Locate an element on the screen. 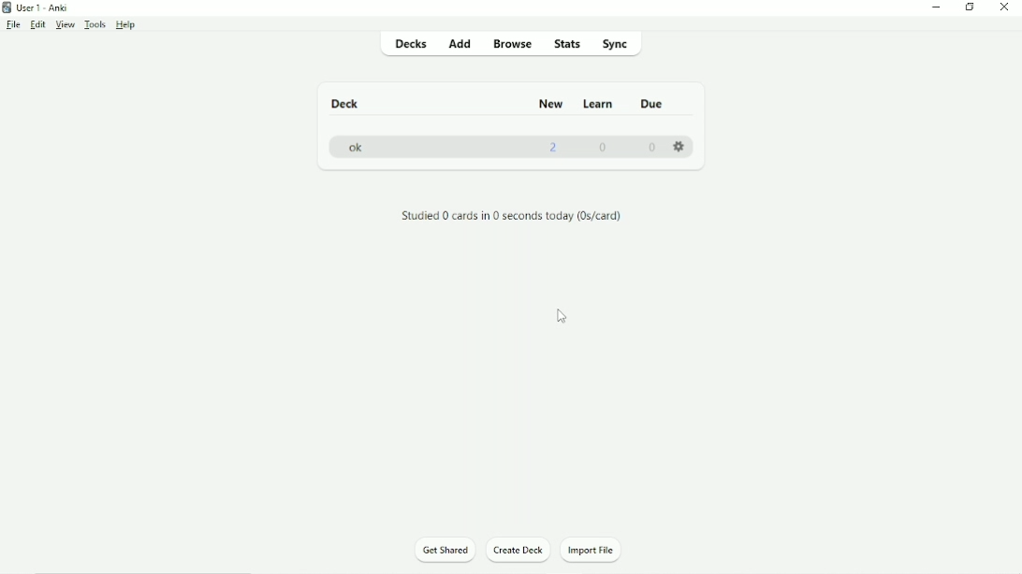  Get Shared is located at coordinates (445, 549).